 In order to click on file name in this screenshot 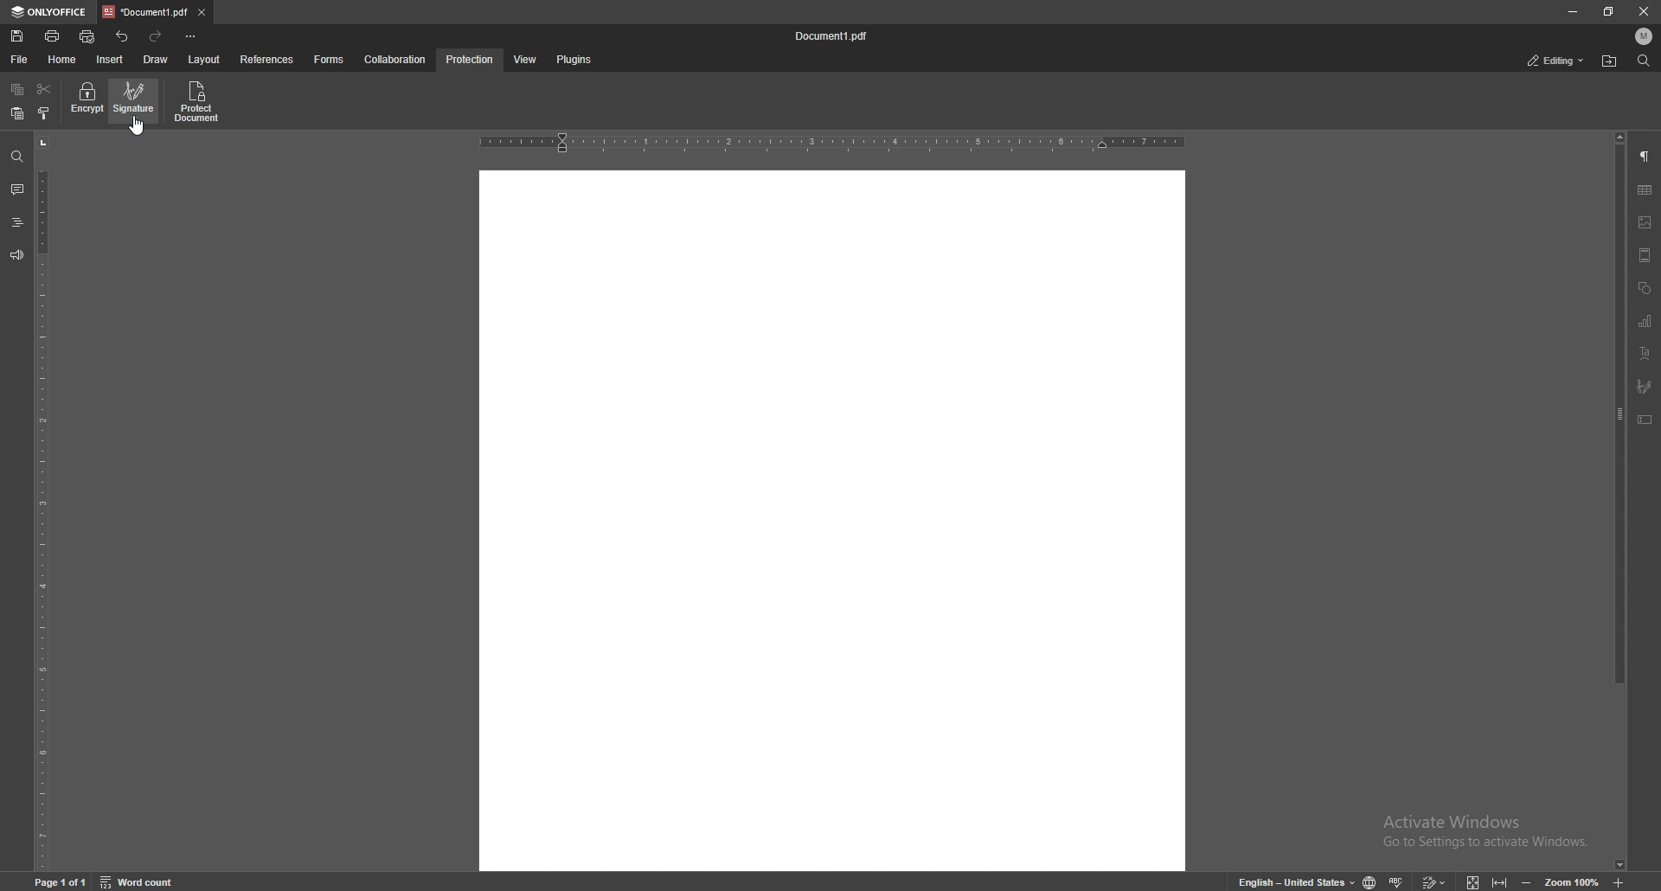, I will do `click(833, 36)`.